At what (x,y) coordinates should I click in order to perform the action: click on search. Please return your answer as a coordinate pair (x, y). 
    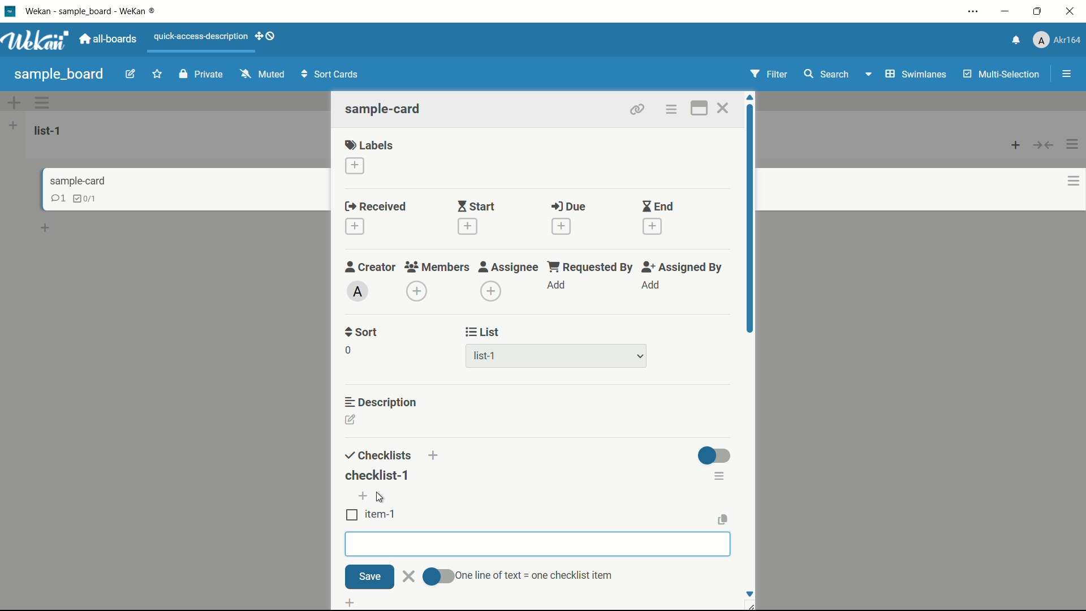
    Looking at the image, I should click on (828, 73).